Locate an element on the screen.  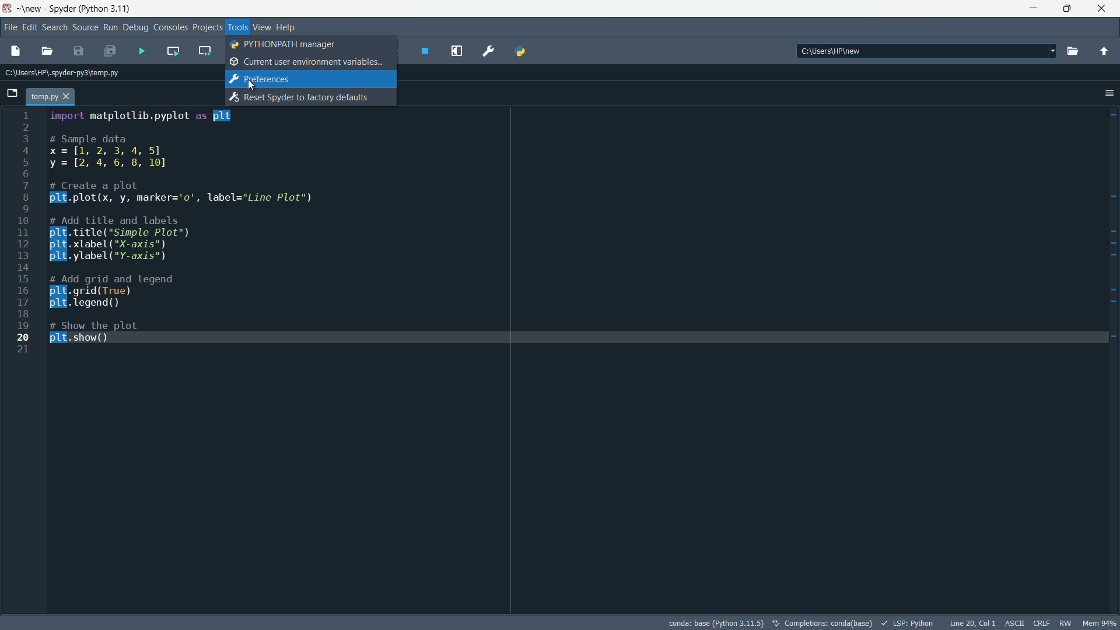
close app is located at coordinates (1105, 9).